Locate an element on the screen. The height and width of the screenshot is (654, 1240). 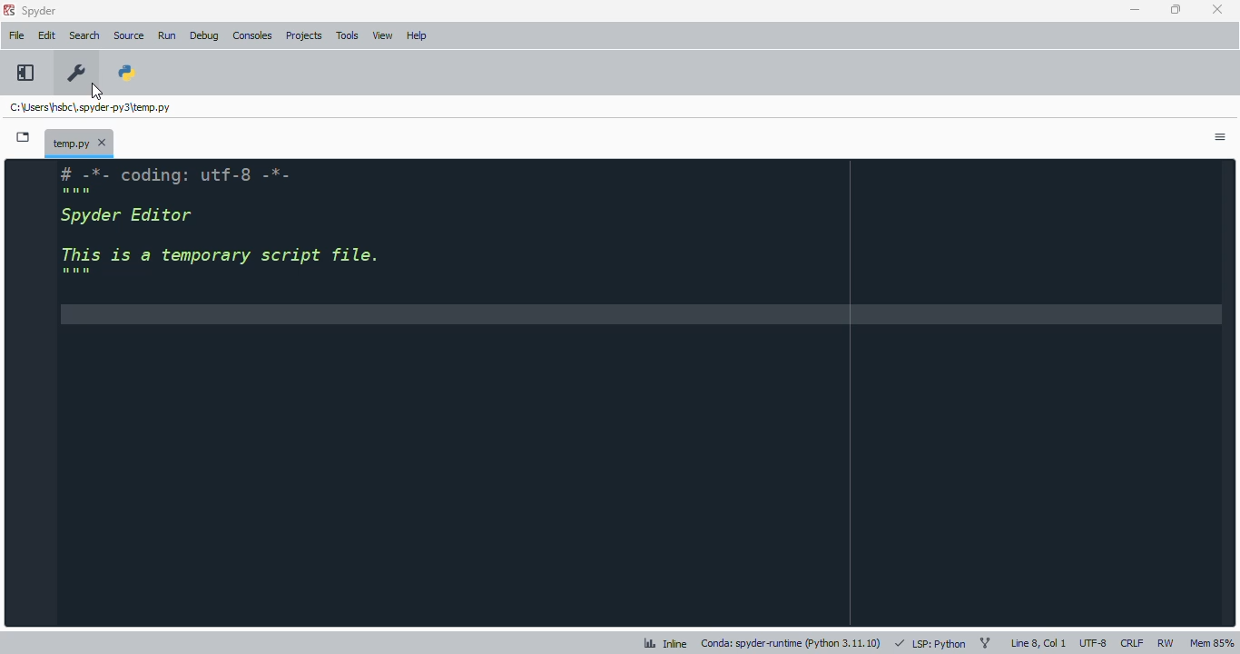
temporary file is located at coordinates (80, 142).